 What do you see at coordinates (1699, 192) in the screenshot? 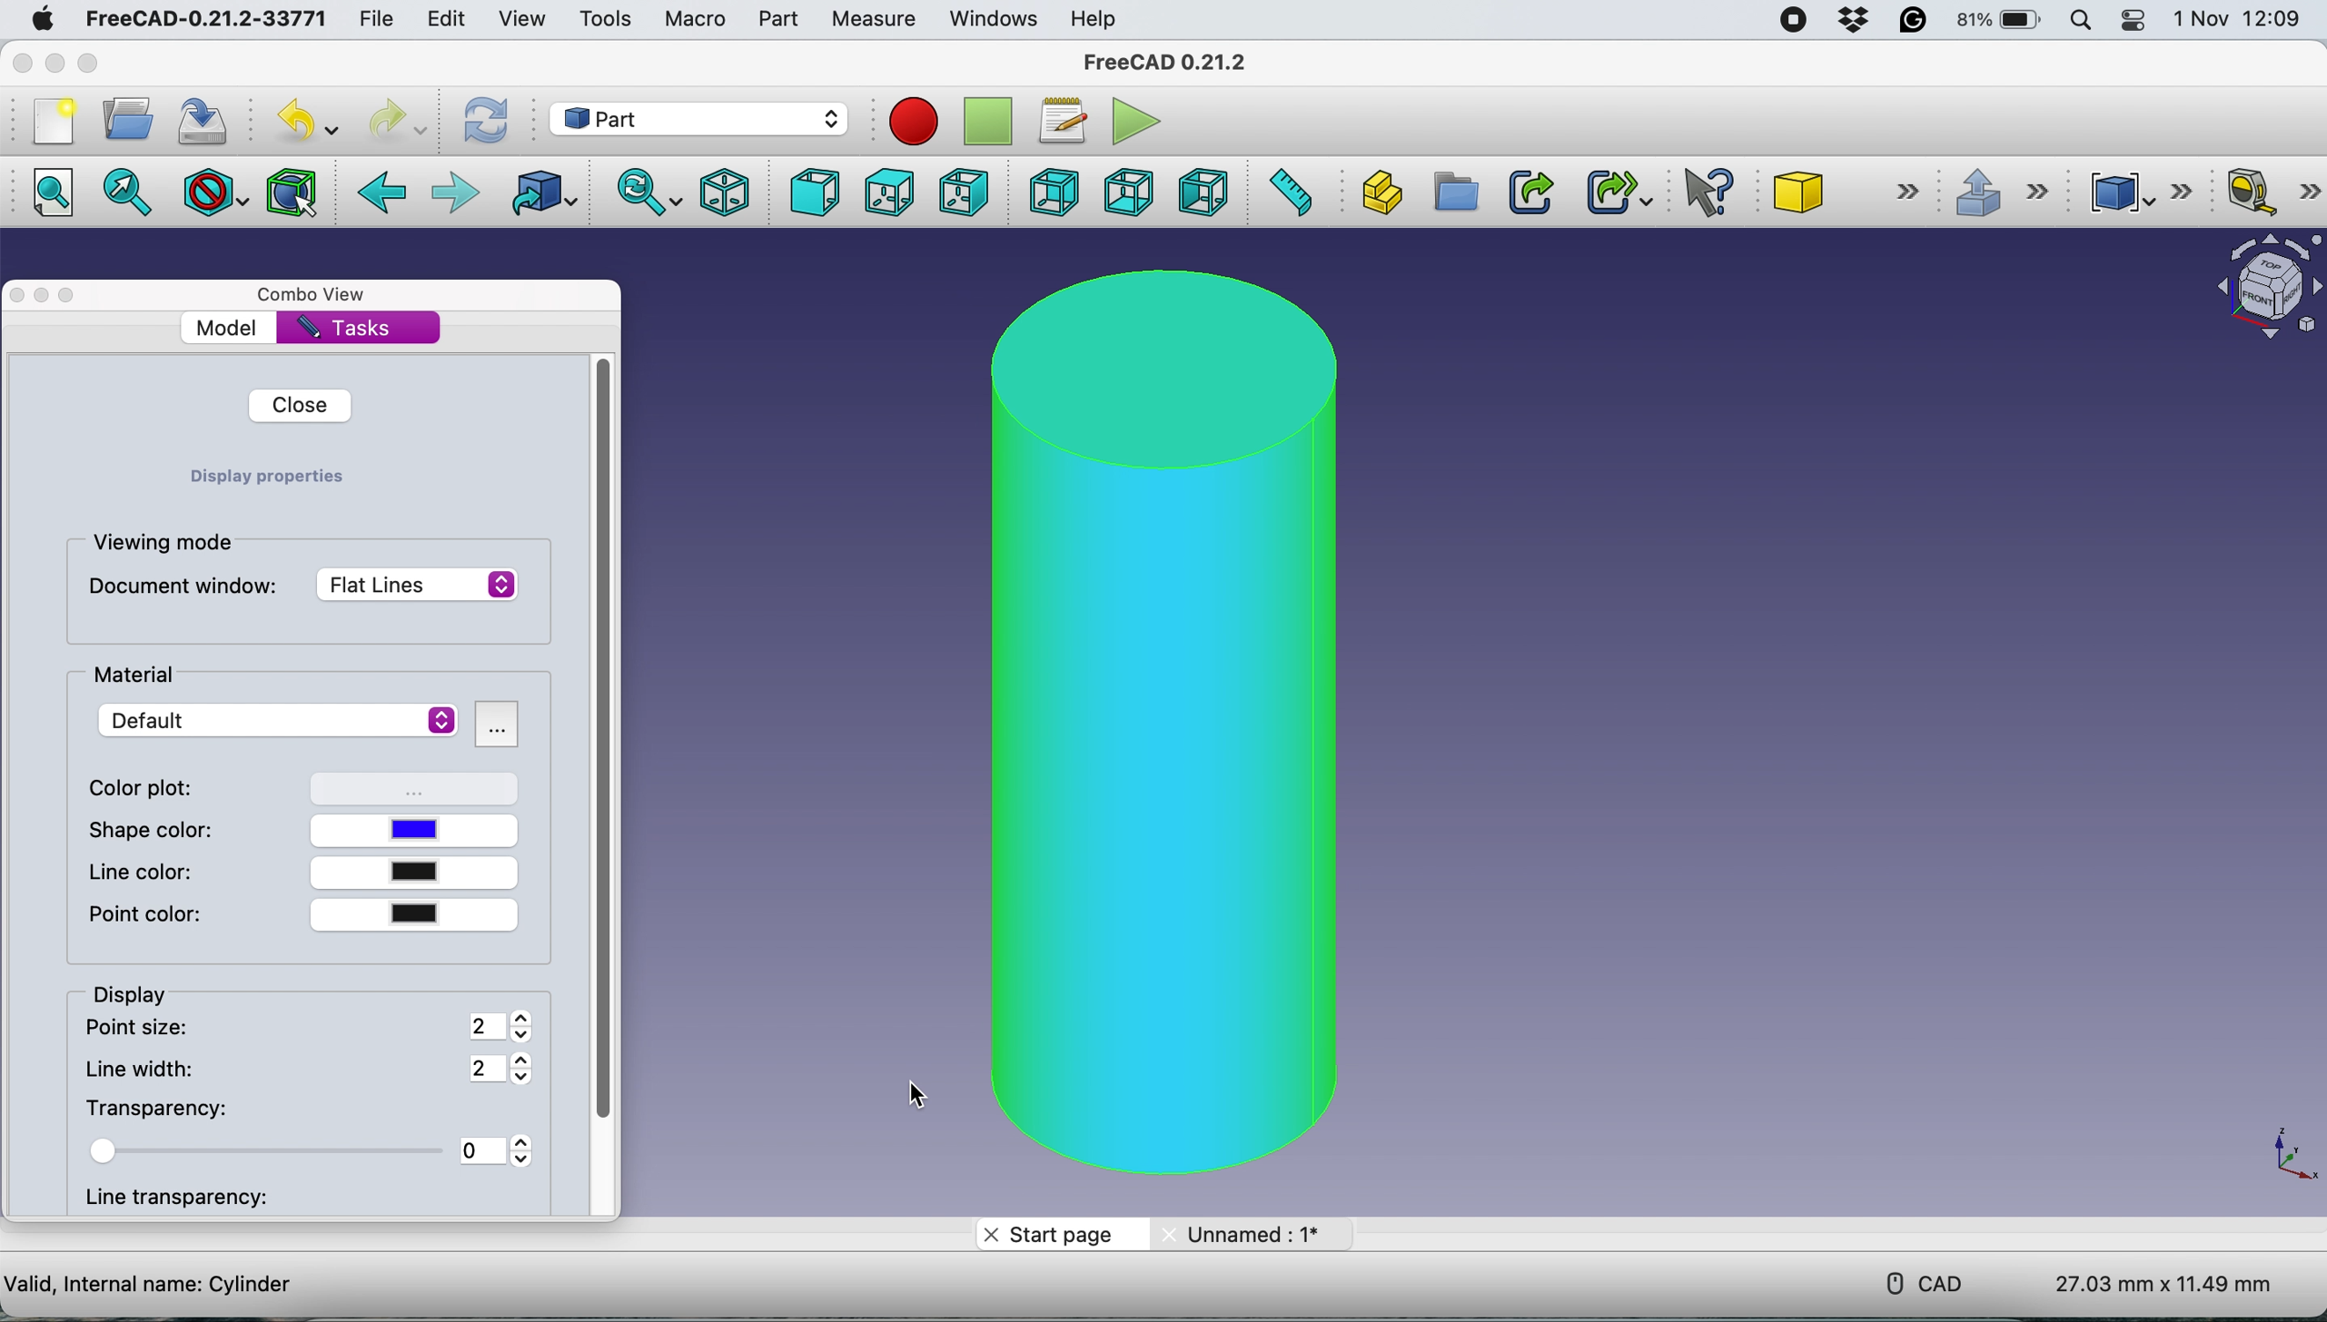
I see `what's this` at bounding box center [1699, 192].